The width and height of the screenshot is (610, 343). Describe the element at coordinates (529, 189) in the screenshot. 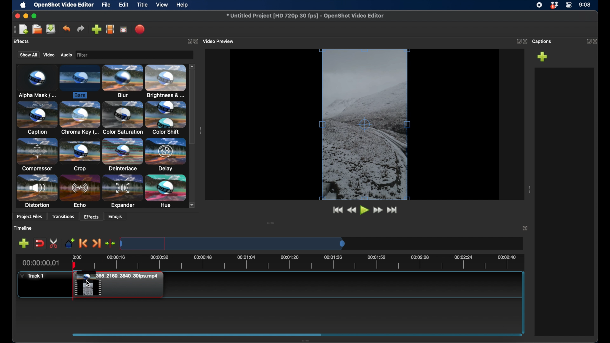

I see `drag handle` at that location.